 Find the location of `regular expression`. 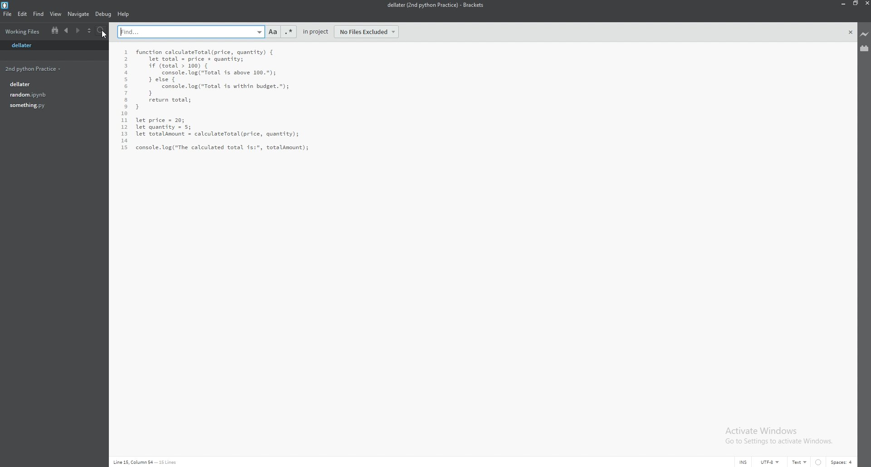

regular expression is located at coordinates (288, 32).